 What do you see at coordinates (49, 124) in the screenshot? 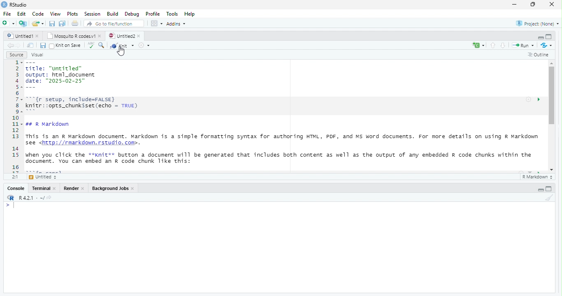
I see `## rR Markdown` at bounding box center [49, 124].